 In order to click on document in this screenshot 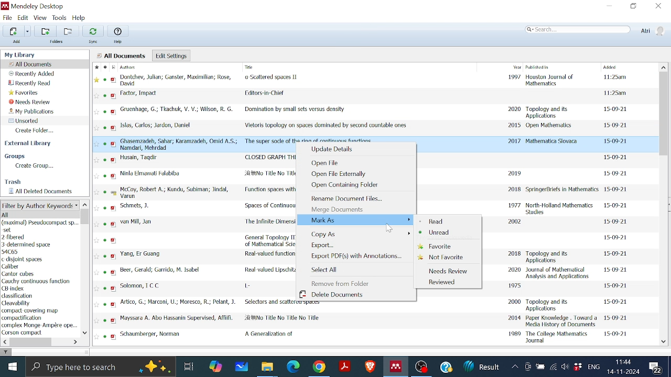, I will do `click(569, 287)`.